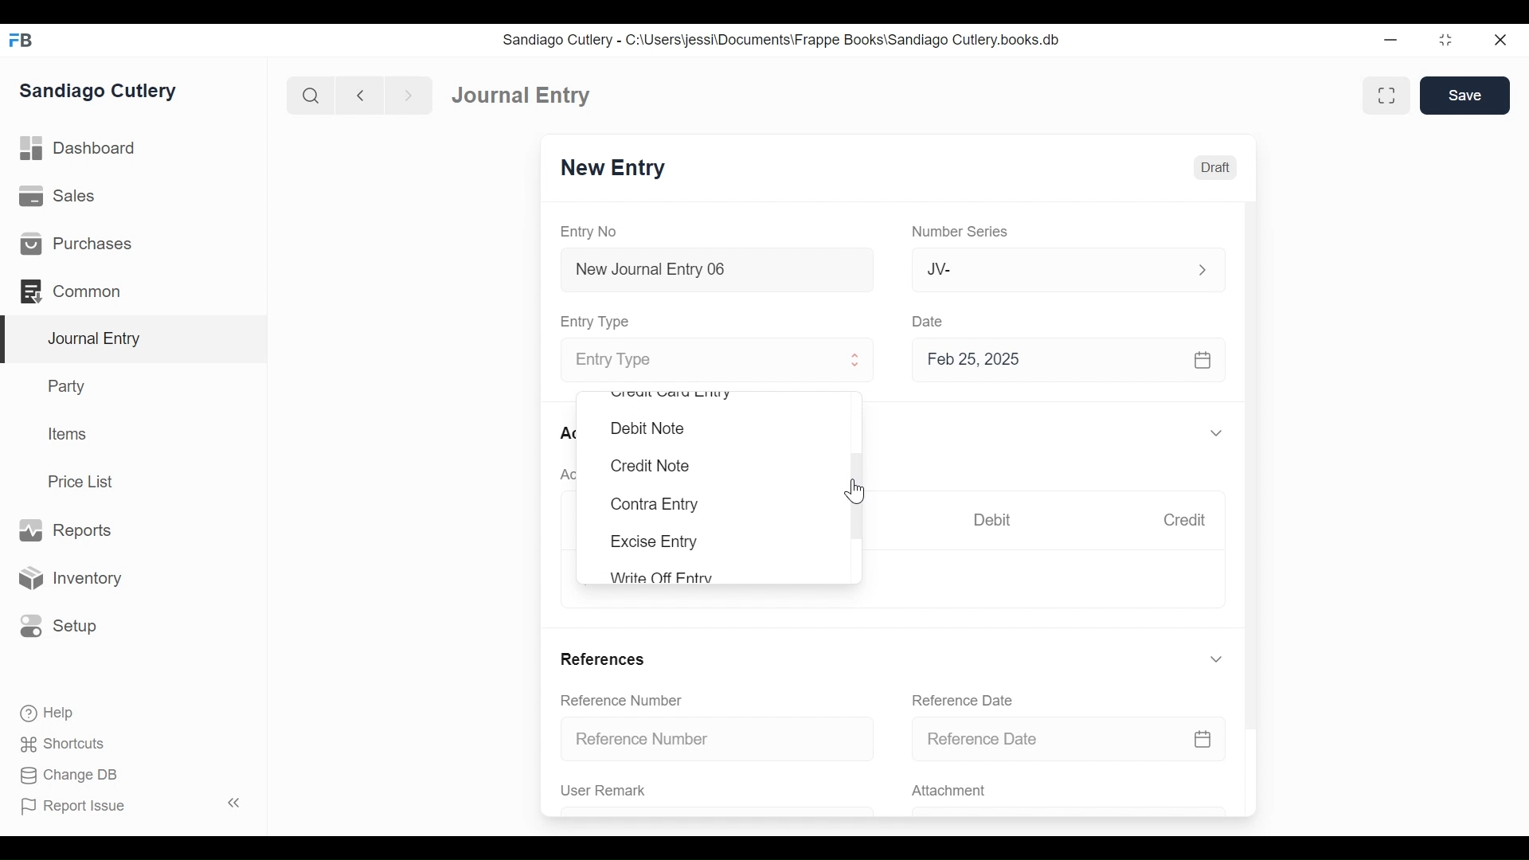  What do you see at coordinates (70, 385) in the screenshot?
I see `Party` at bounding box center [70, 385].